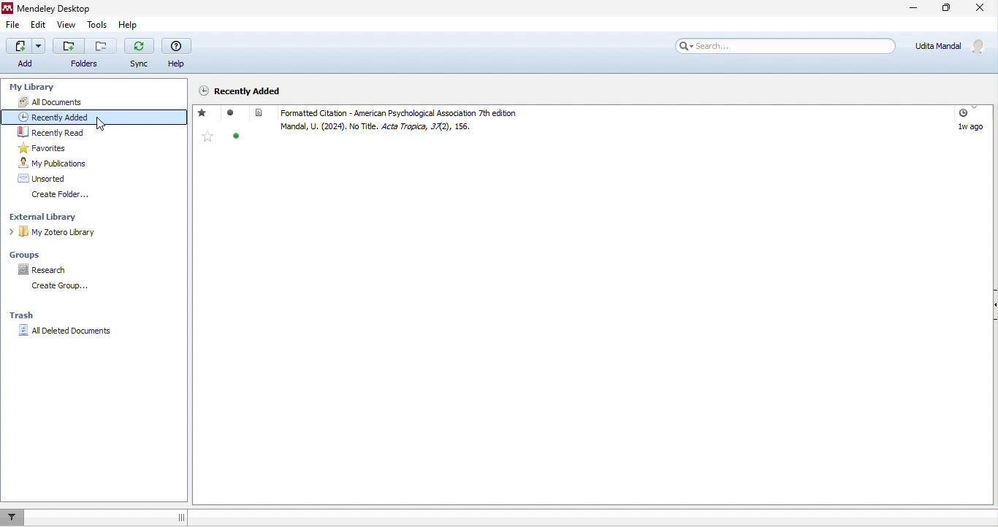  What do you see at coordinates (961, 115) in the screenshot?
I see `time` at bounding box center [961, 115].